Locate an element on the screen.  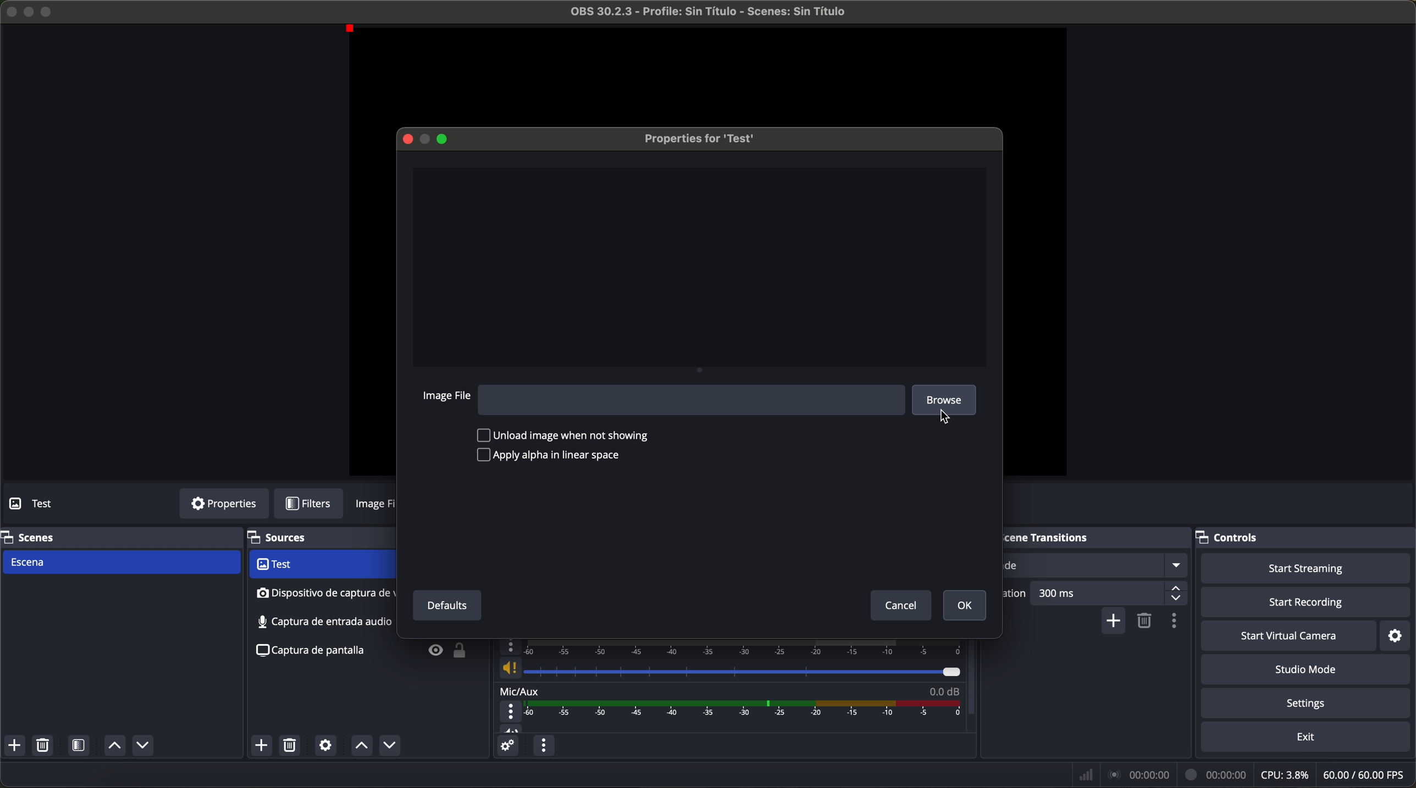
image file is located at coordinates (447, 397).